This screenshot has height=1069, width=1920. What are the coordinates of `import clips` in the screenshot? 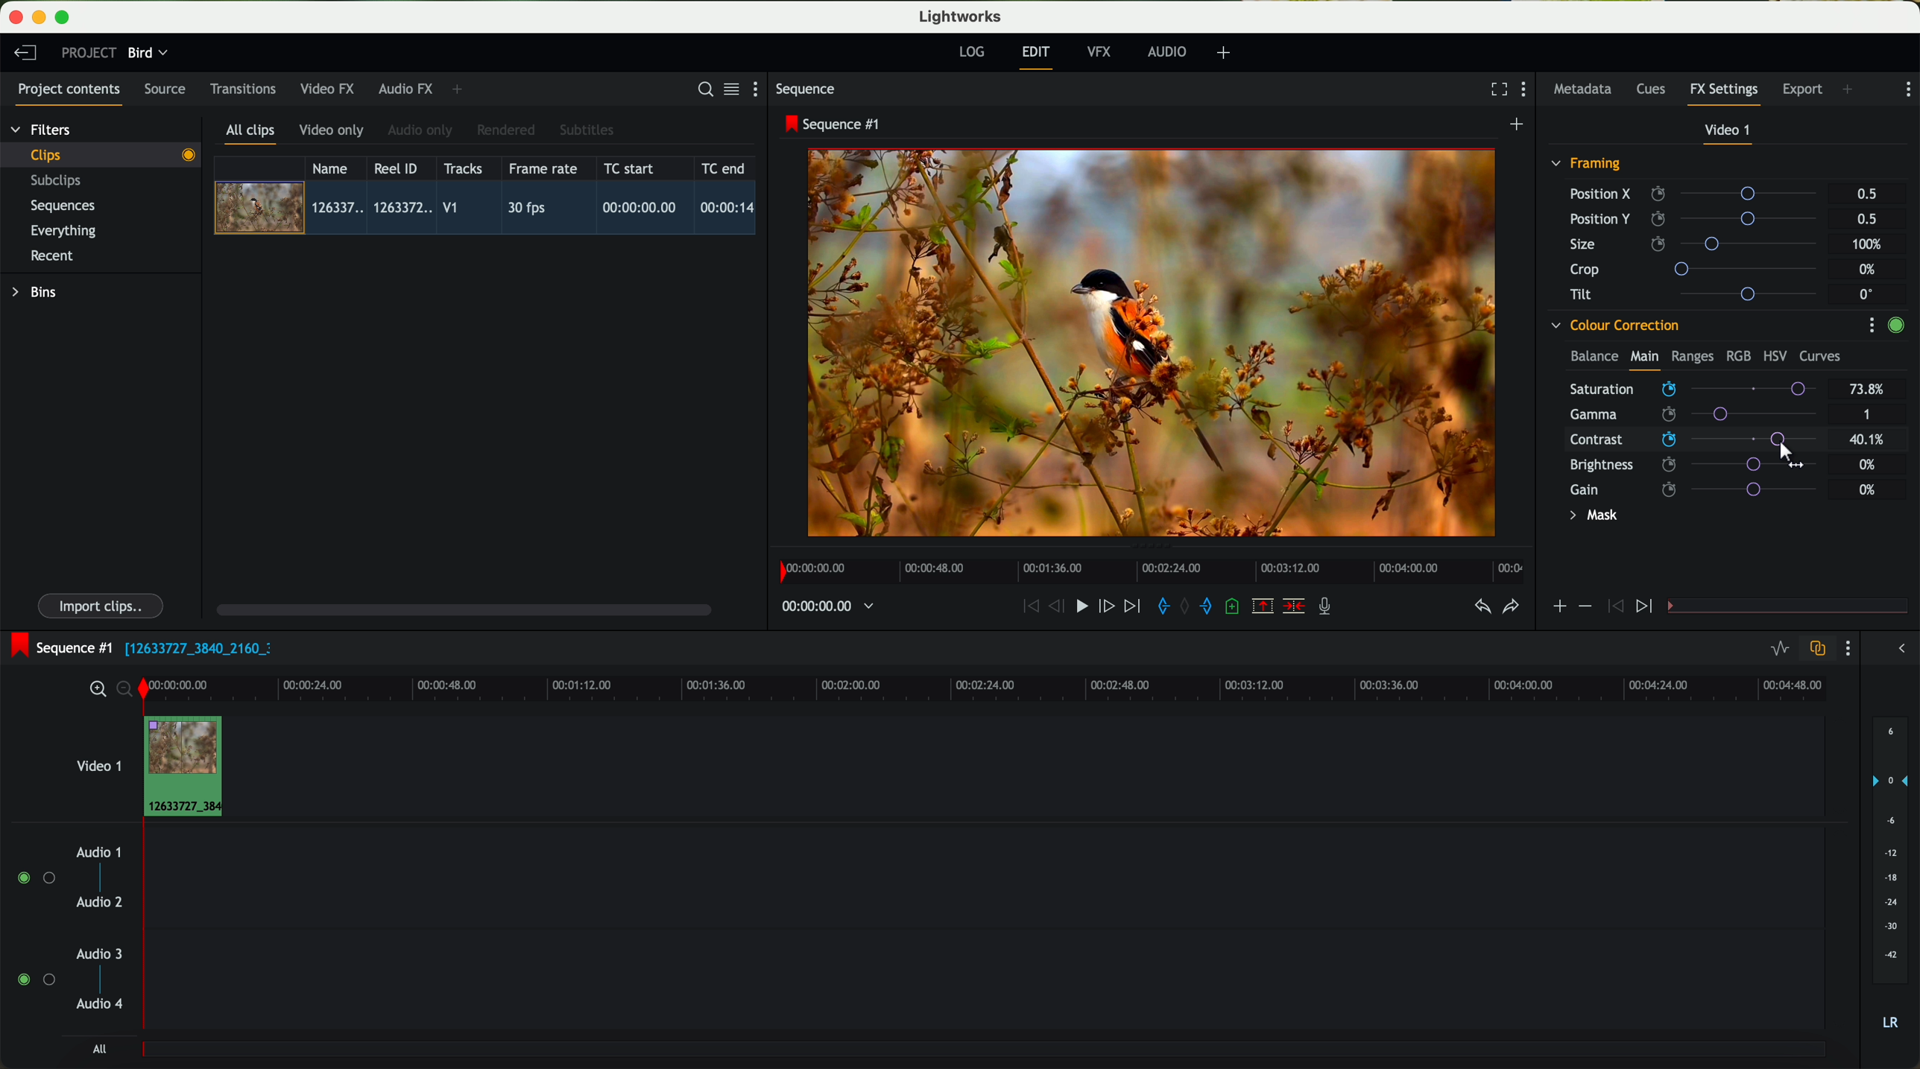 It's located at (103, 605).